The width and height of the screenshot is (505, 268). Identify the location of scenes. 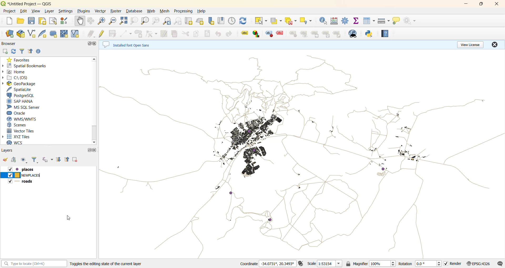
(18, 125).